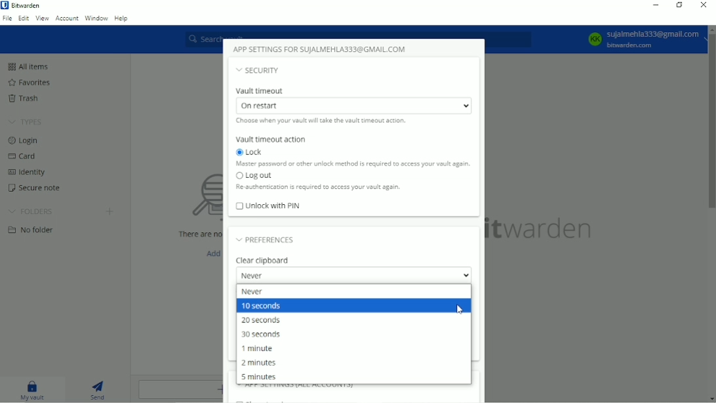  What do you see at coordinates (262, 320) in the screenshot?
I see `20 seconds` at bounding box center [262, 320].